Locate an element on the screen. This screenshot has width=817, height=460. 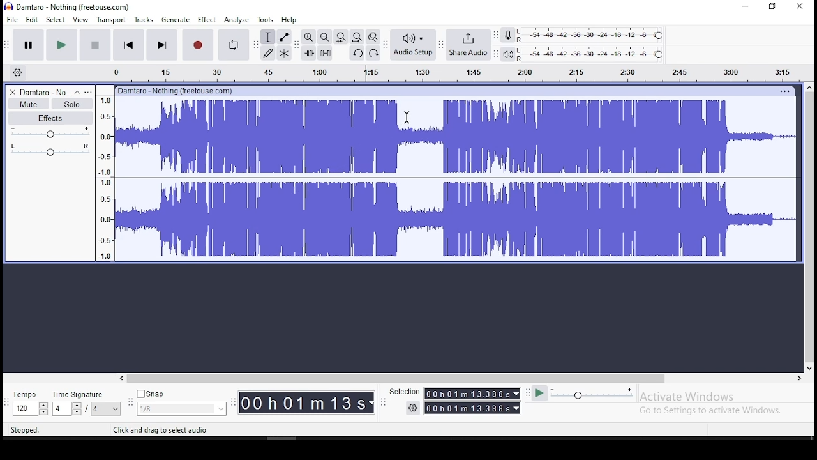
toggle buttons is located at coordinates (67, 409).